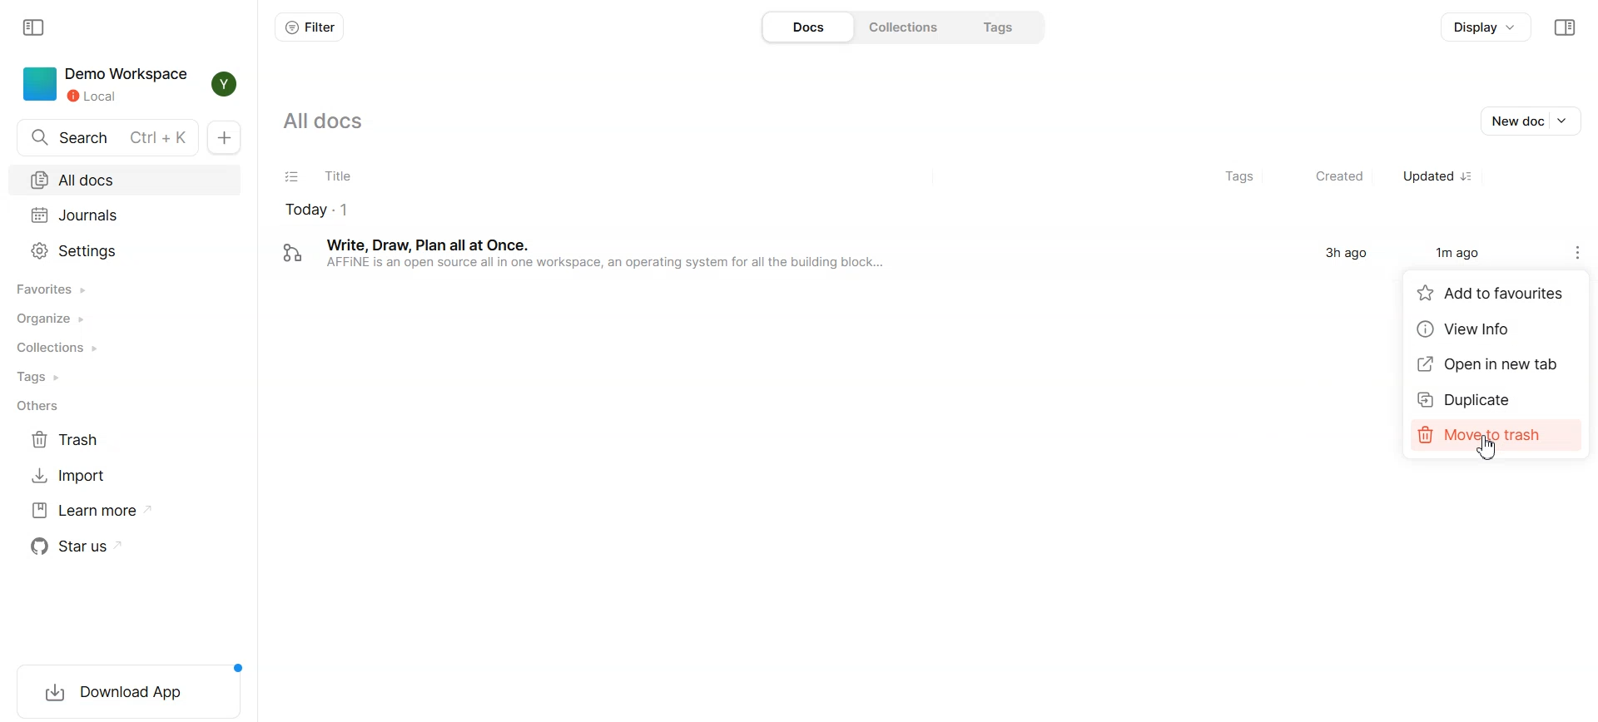 The height and width of the screenshot is (722, 1598). Describe the element at coordinates (1005, 27) in the screenshot. I see `Tags` at that location.